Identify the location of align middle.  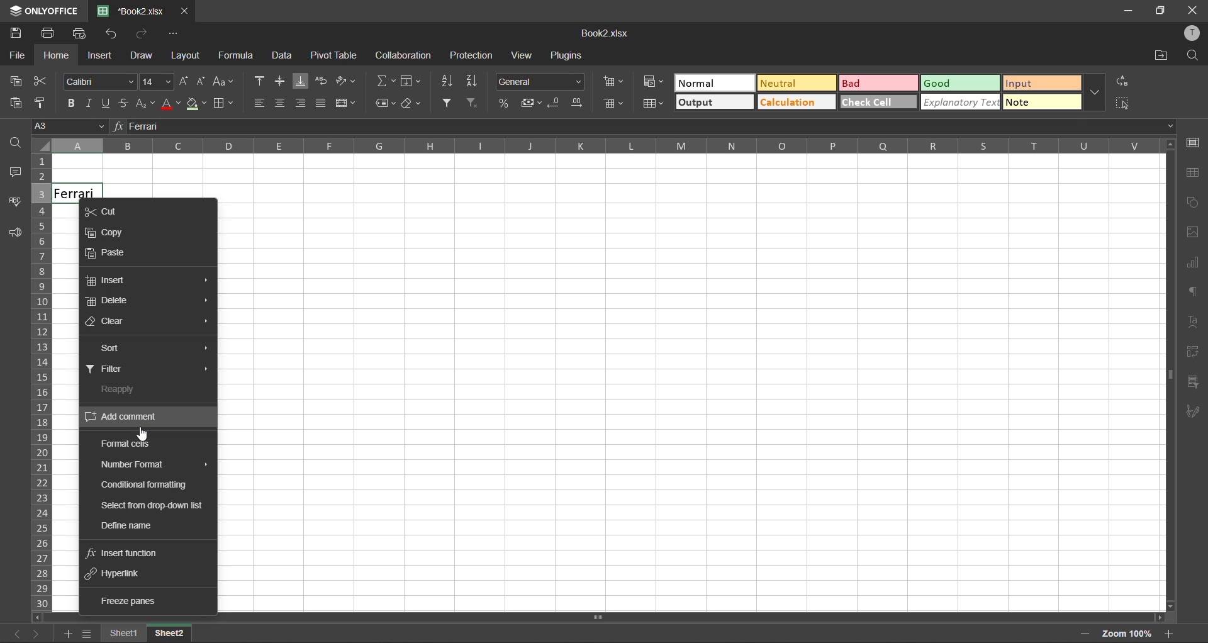
(277, 81).